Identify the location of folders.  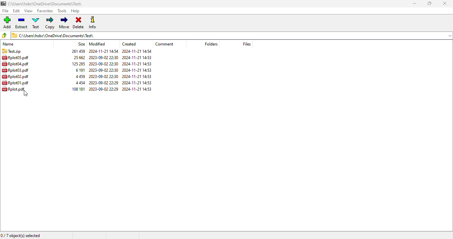
(211, 44).